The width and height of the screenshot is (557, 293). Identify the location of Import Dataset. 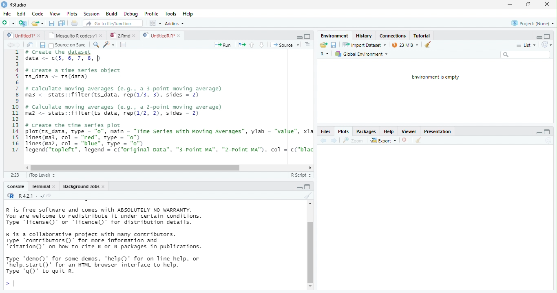
(365, 45).